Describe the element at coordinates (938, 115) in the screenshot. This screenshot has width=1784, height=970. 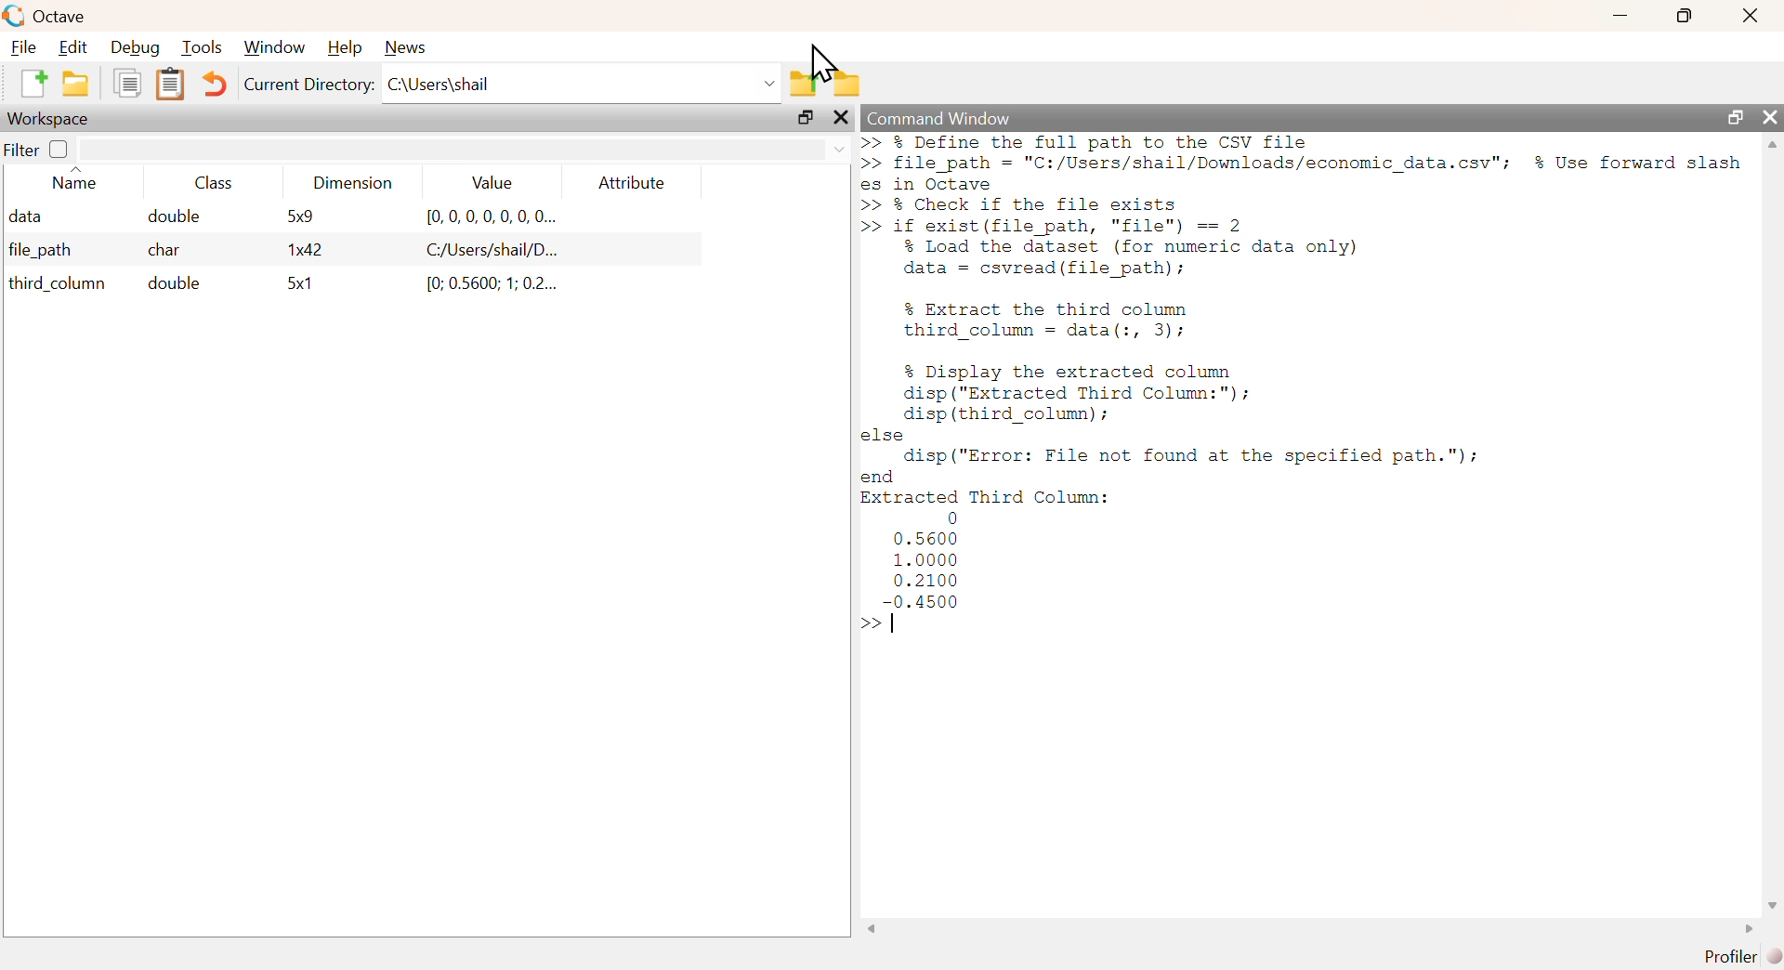
I see `Command Window` at that location.